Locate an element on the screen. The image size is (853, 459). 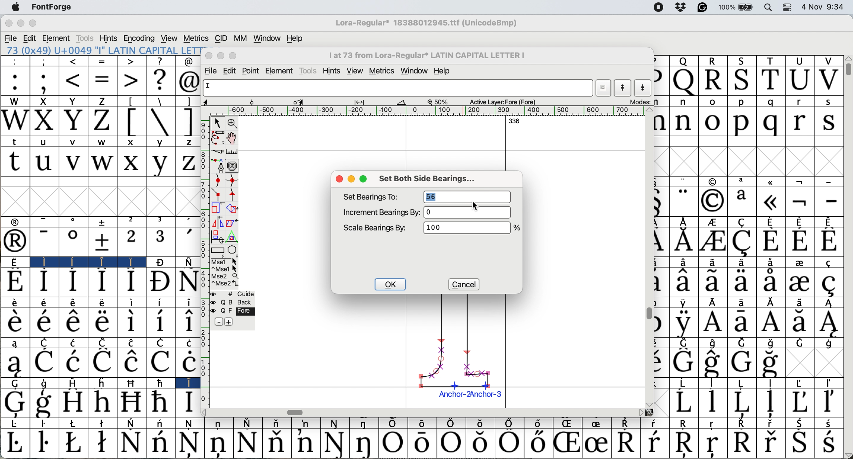
Symbol is located at coordinates (745, 383).